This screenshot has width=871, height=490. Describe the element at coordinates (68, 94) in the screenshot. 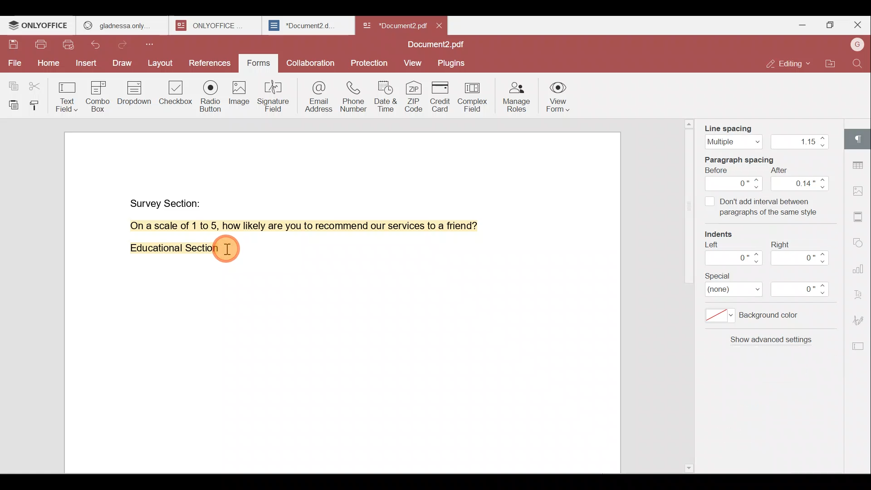

I see `Text field` at that location.